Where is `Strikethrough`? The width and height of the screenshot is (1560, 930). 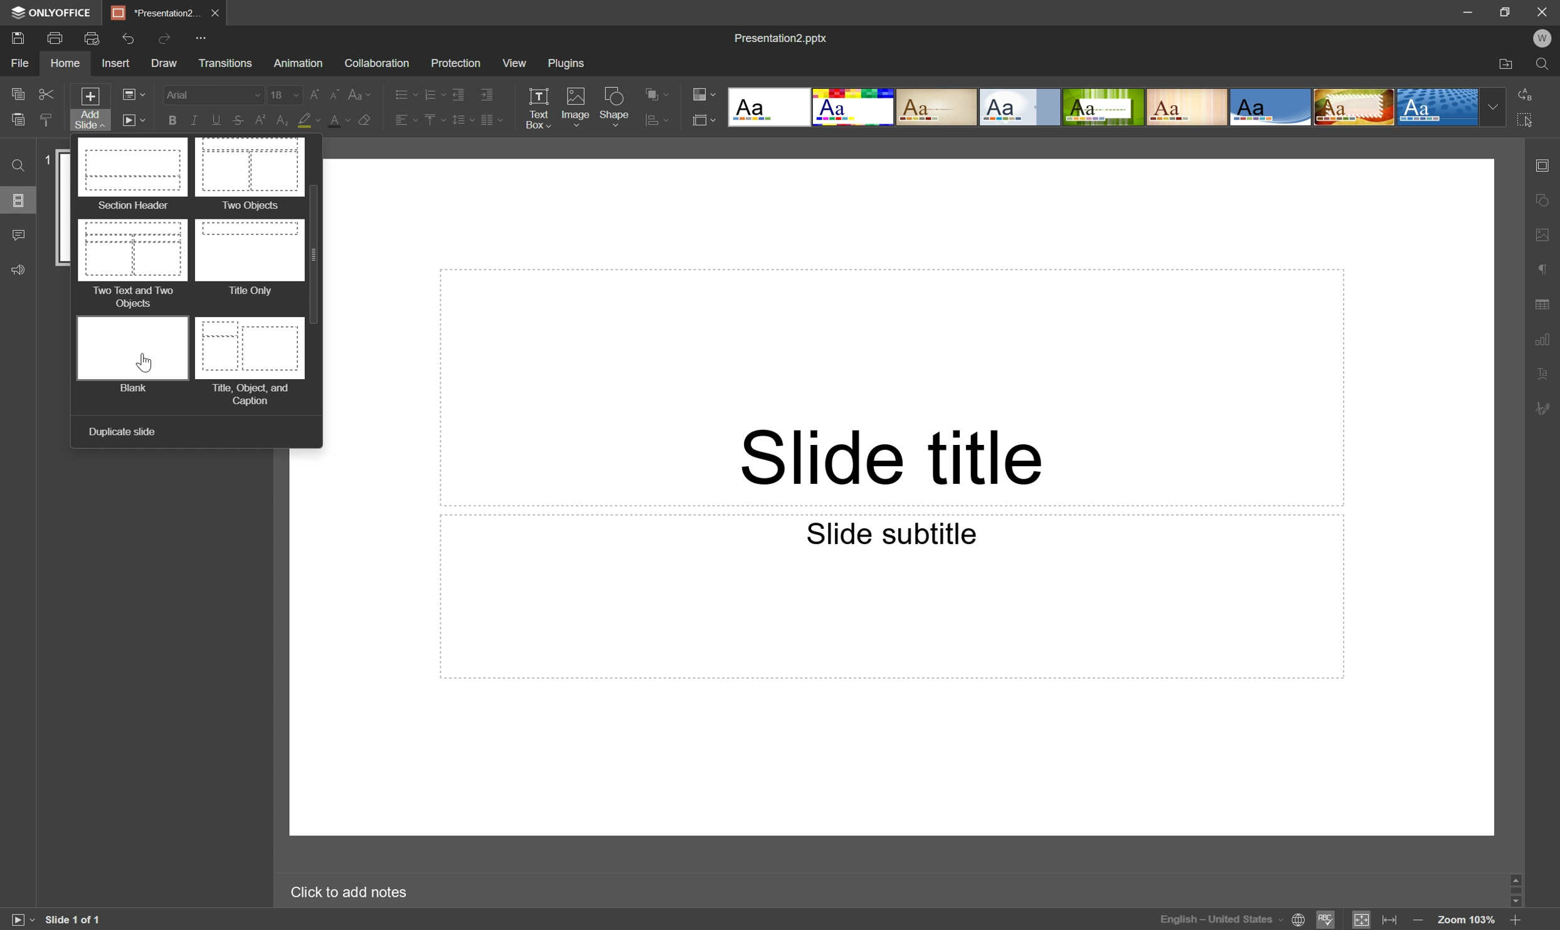 Strikethrough is located at coordinates (236, 121).